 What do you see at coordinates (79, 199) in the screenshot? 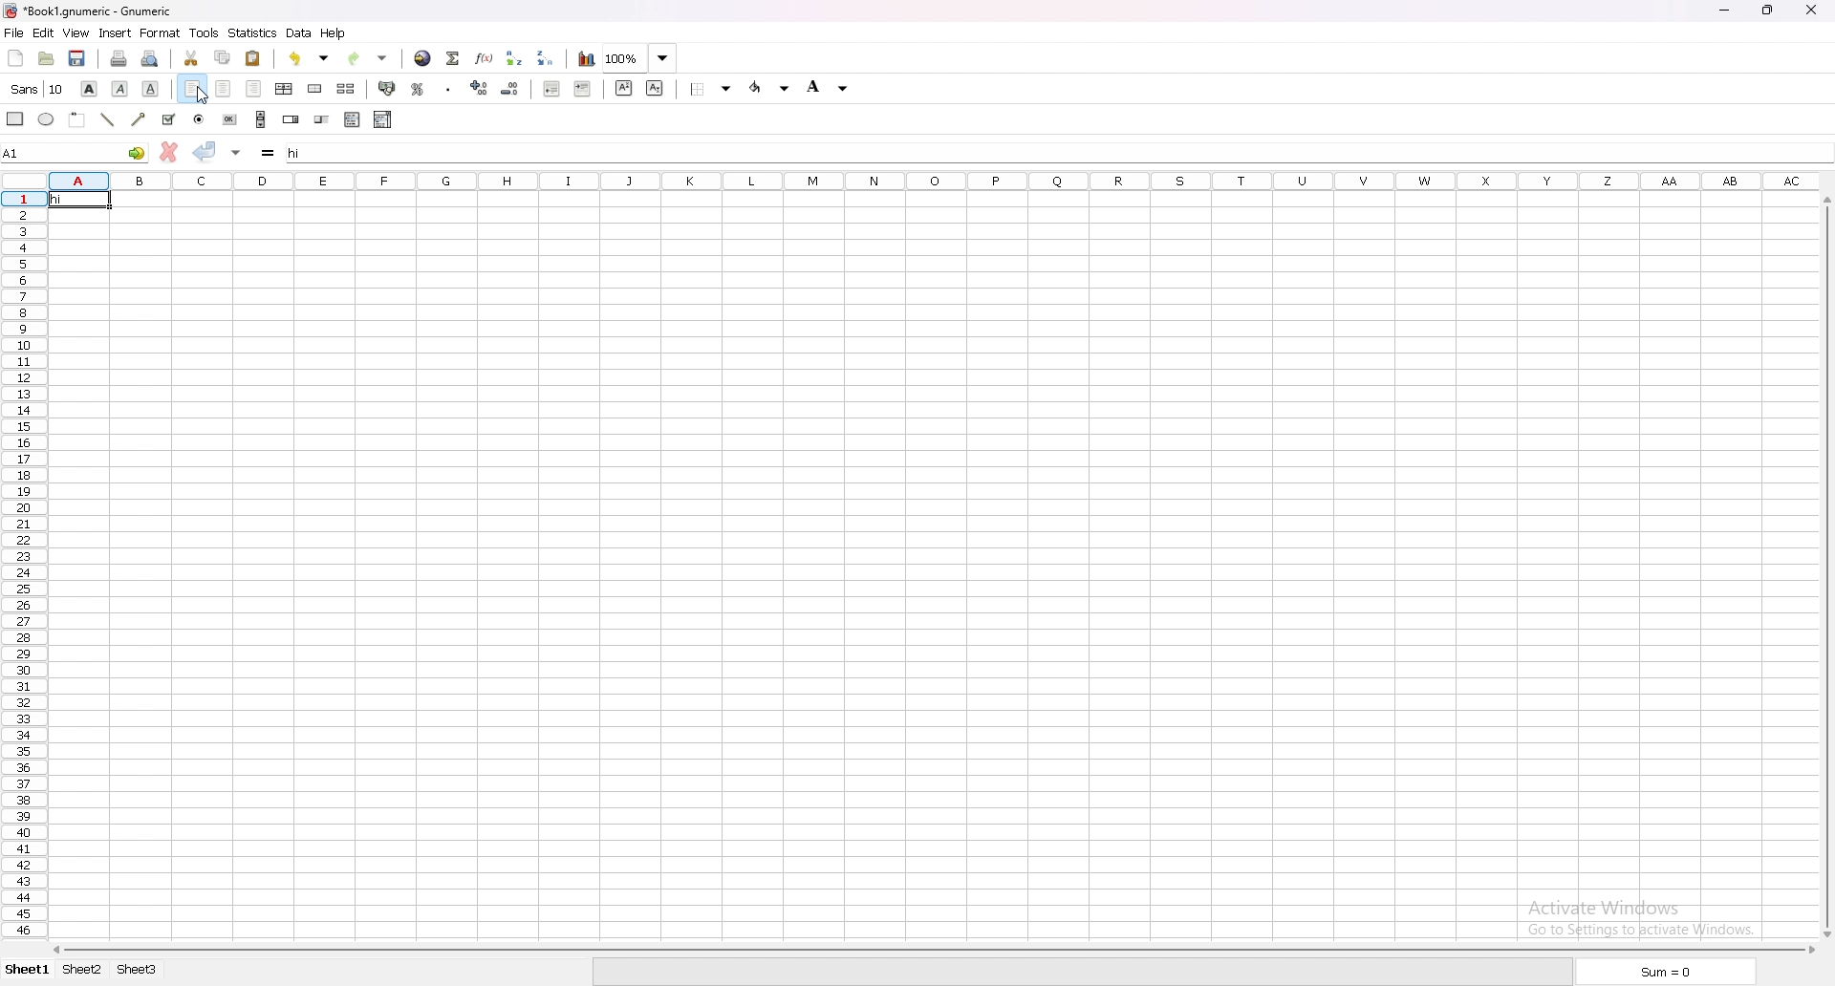
I see `hi` at bounding box center [79, 199].